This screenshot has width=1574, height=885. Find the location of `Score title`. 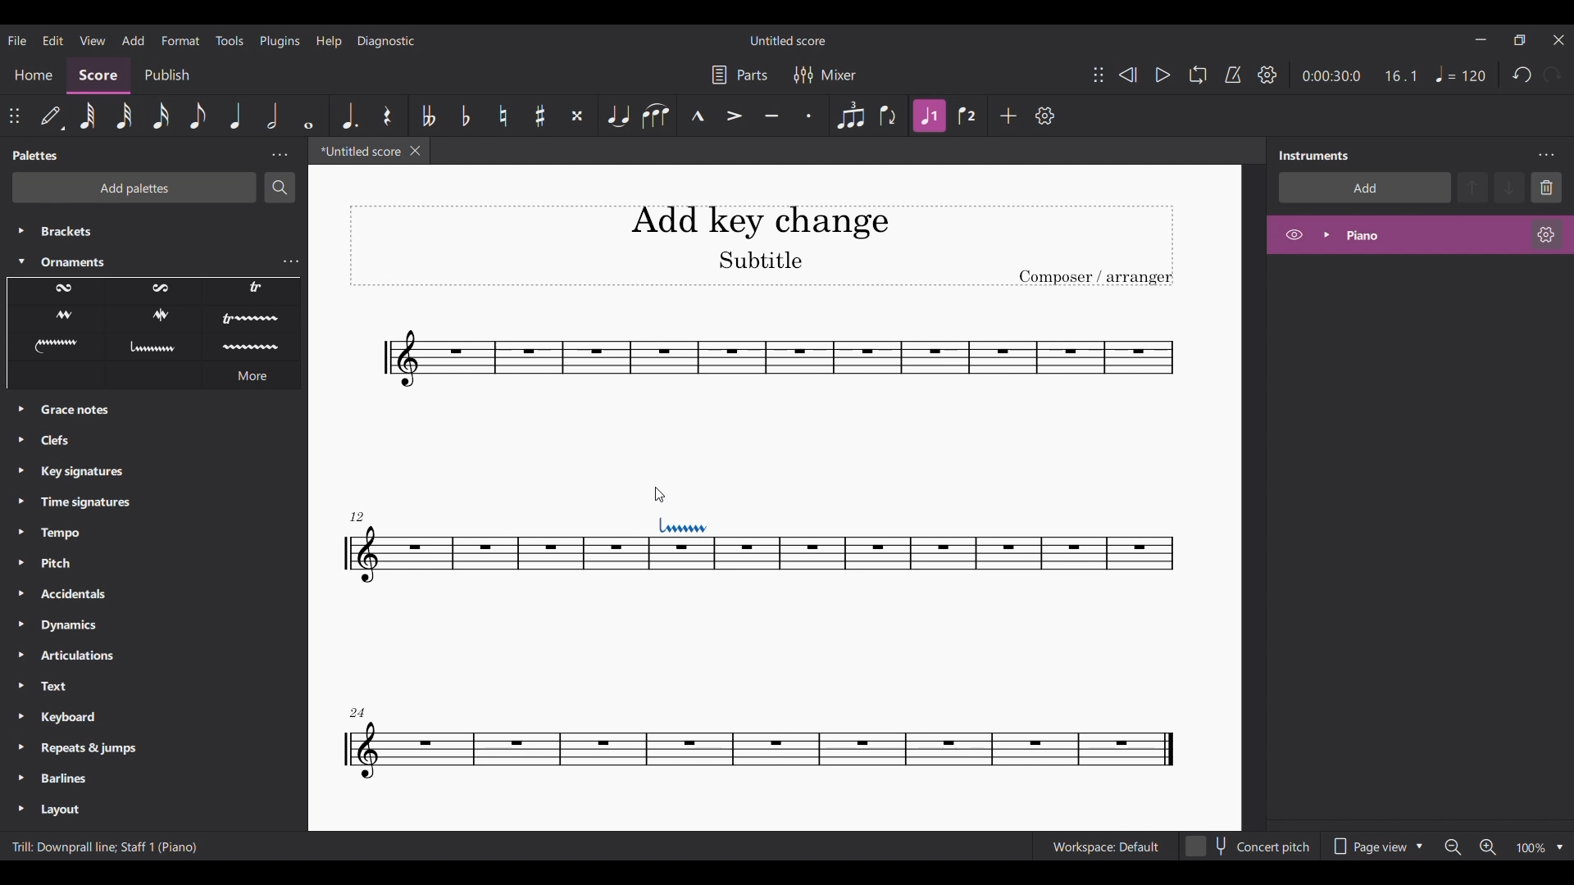

Score title is located at coordinates (787, 40).